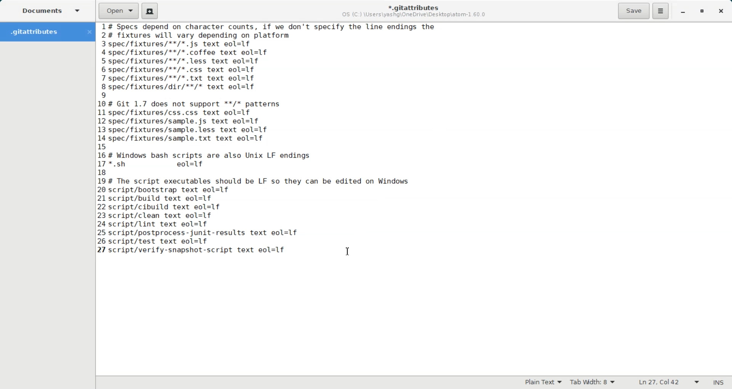 The image size is (732, 389). Describe the element at coordinates (89, 32) in the screenshot. I see `Close Folder` at that location.